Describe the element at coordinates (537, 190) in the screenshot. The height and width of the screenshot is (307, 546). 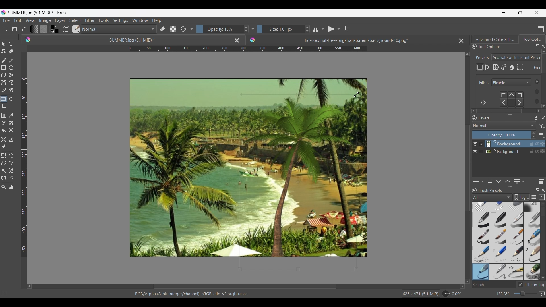
I see `Float Brush Presets panel` at that location.